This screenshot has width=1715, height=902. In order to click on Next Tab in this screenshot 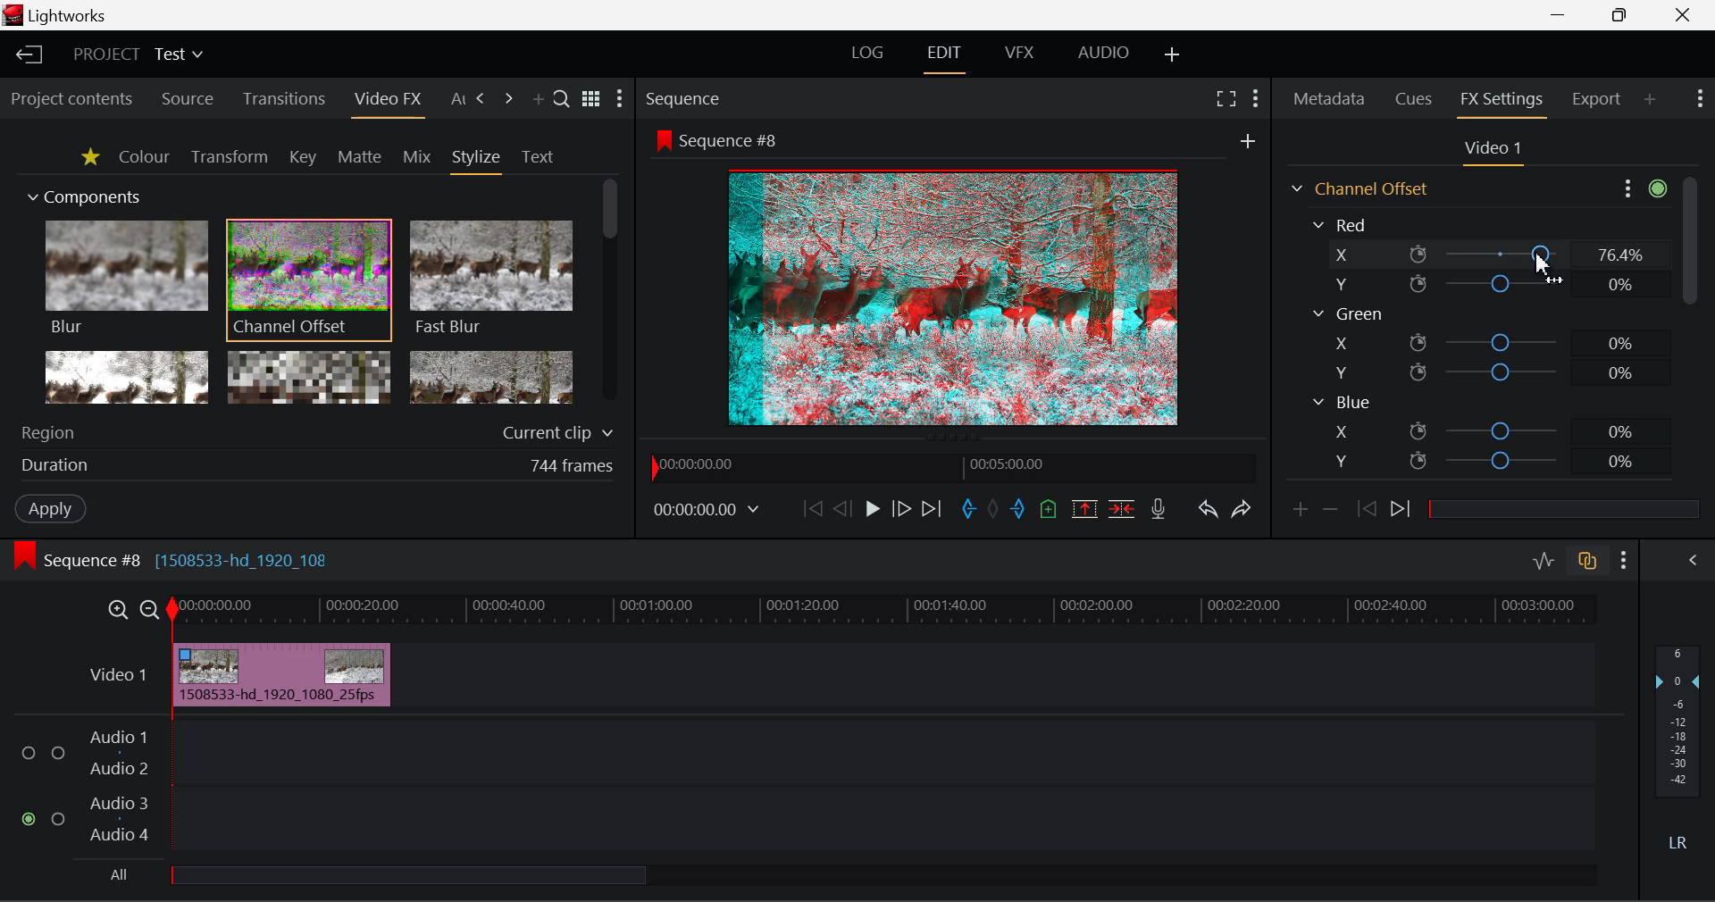, I will do `click(508, 99)`.